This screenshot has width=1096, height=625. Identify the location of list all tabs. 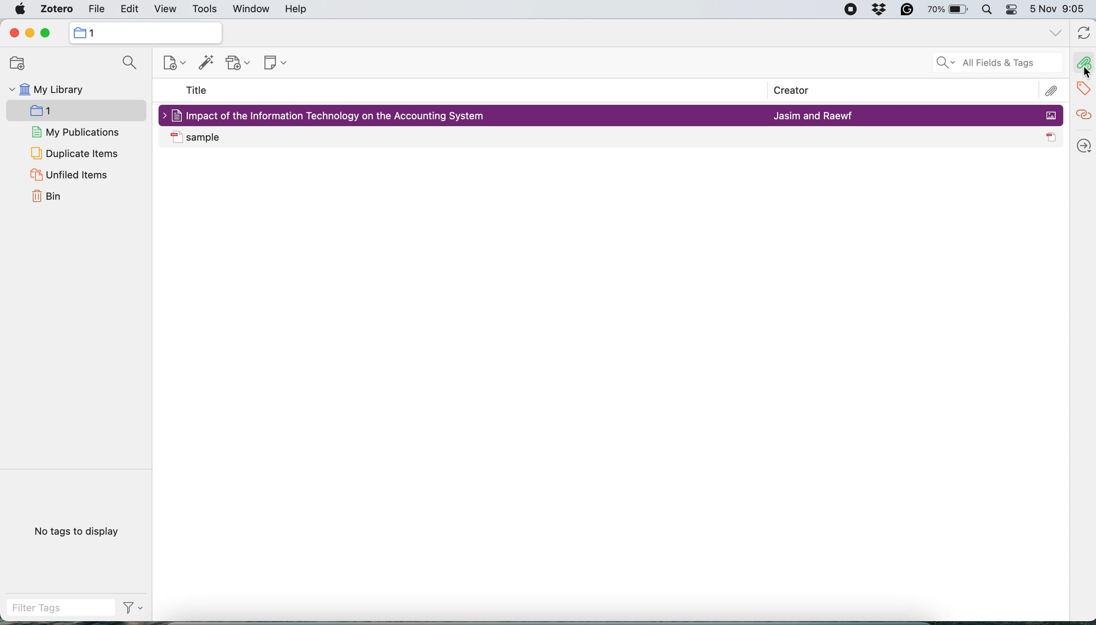
(1054, 33).